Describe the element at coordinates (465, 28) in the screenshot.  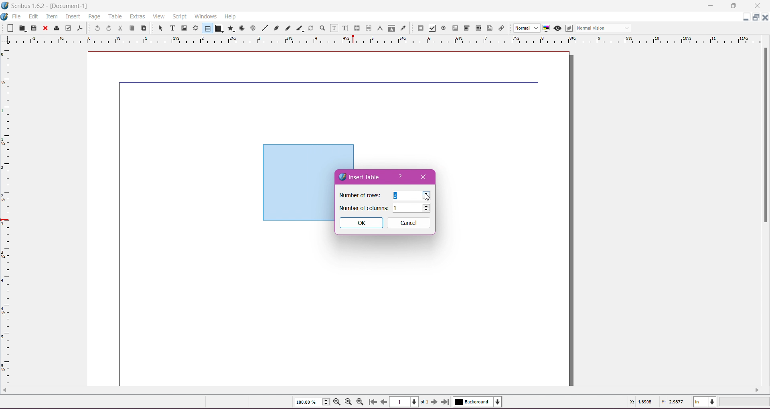
I see `PDF combo box` at that location.